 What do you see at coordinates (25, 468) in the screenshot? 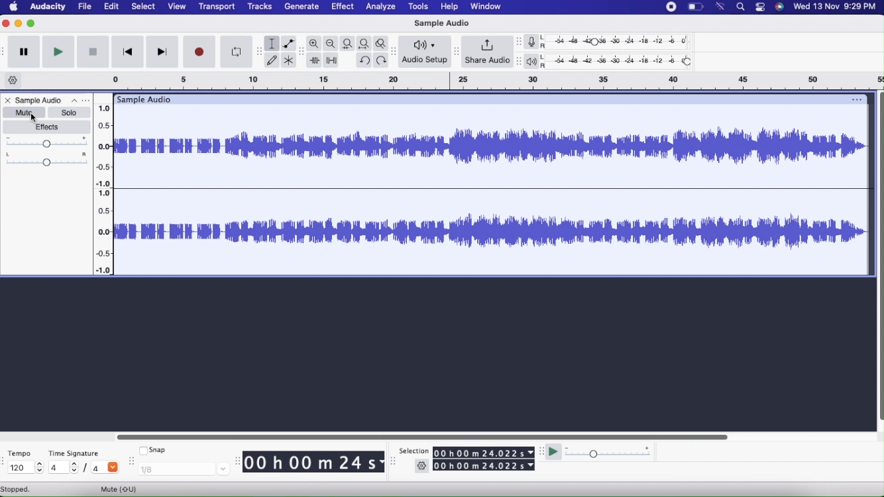
I see `120` at bounding box center [25, 468].